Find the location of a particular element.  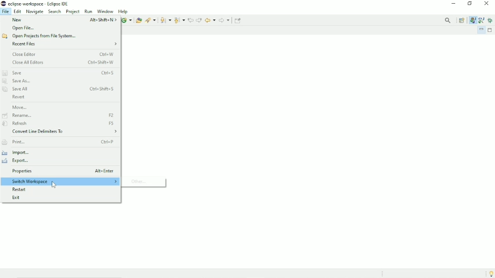

Exit is located at coordinates (19, 197).